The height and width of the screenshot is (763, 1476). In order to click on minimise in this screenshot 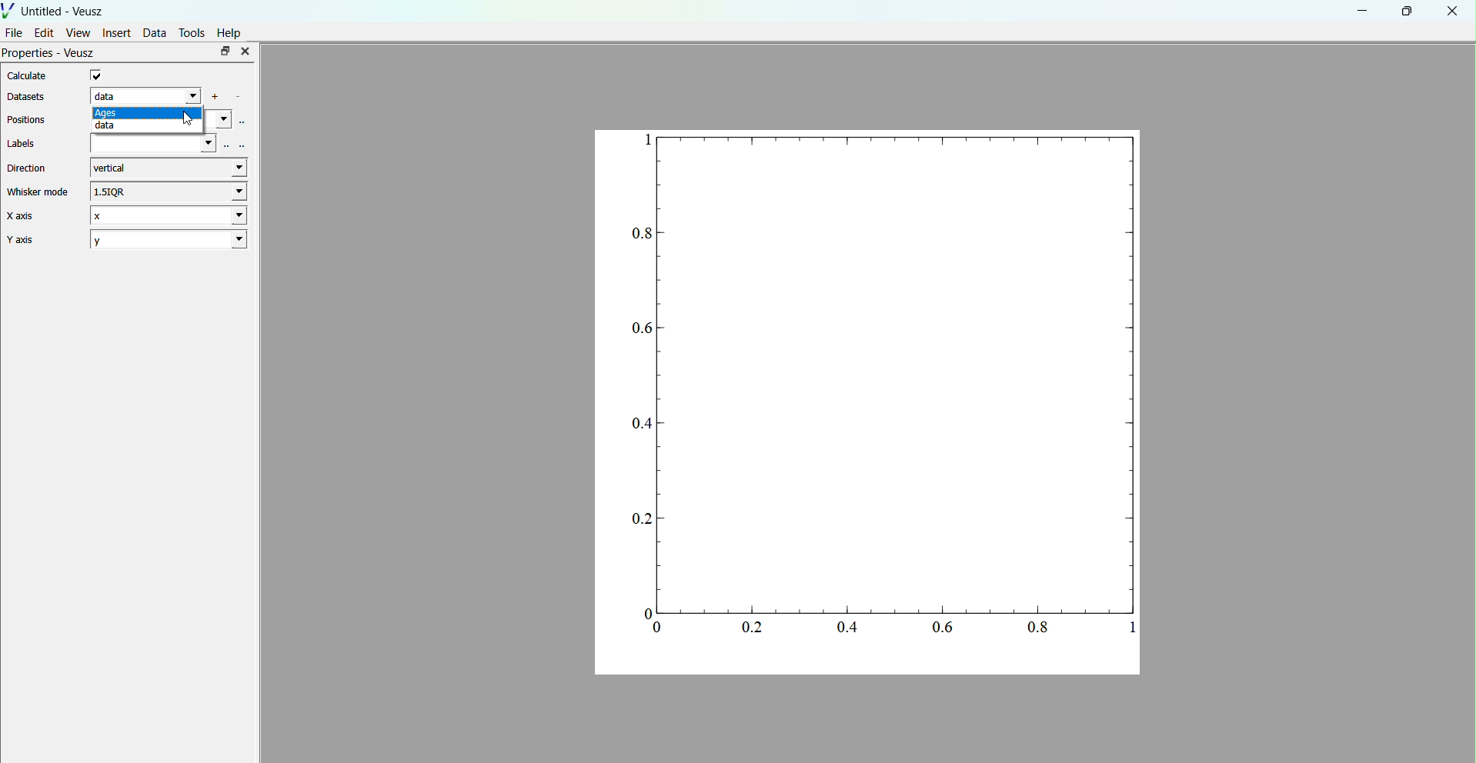, I will do `click(1363, 10)`.